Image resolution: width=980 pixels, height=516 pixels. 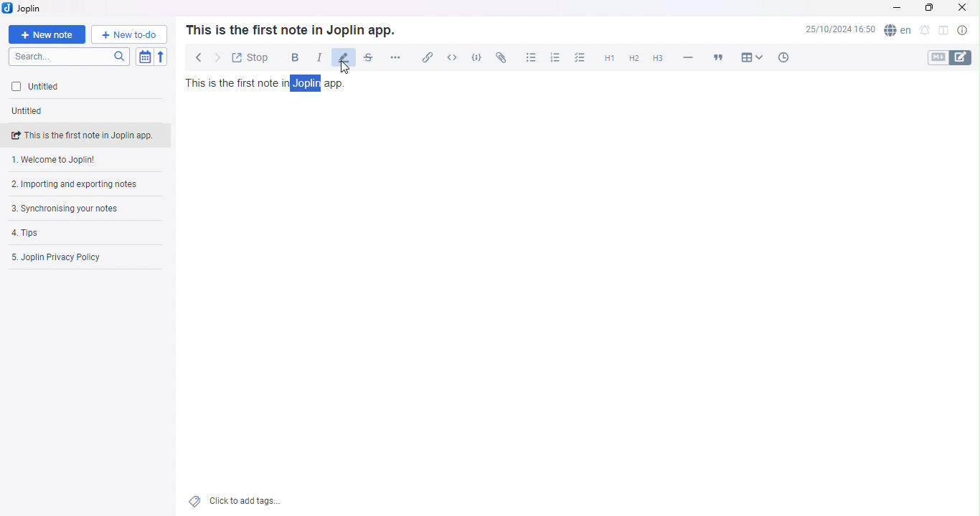 I want to click on Minimize, so click(x=898, y=9).